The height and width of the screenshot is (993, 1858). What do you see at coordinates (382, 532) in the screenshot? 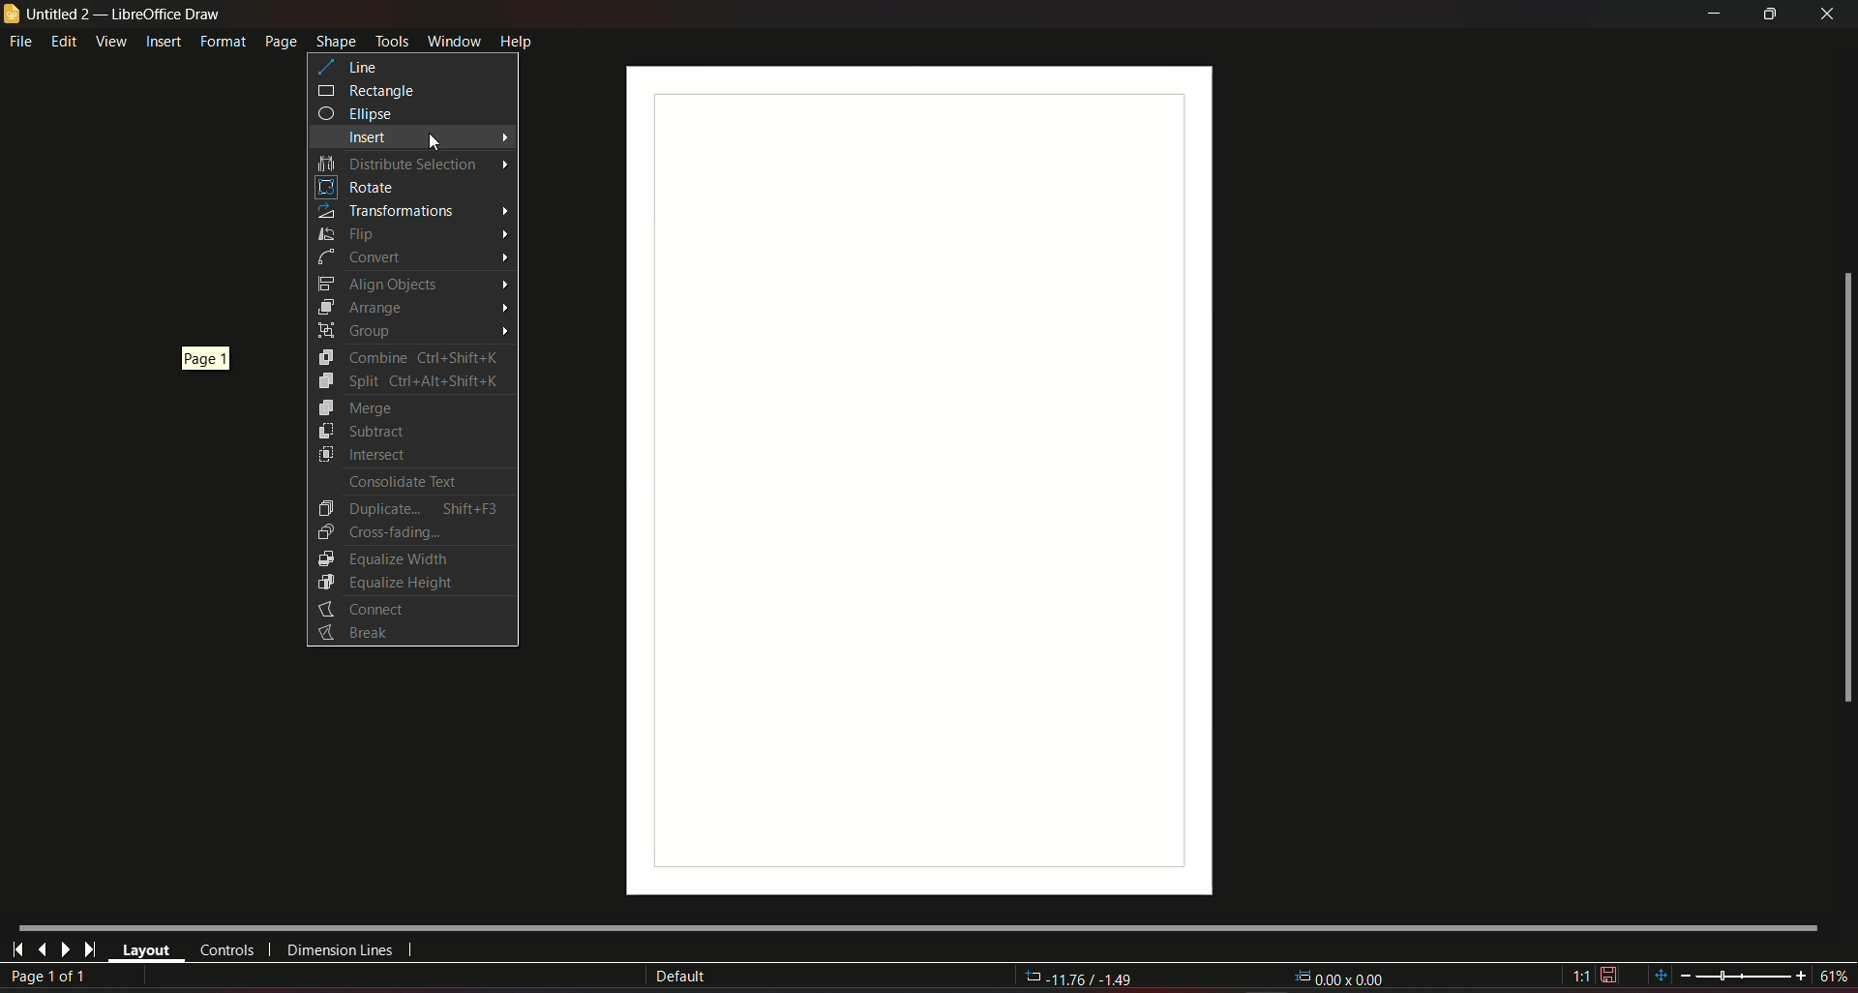
I see `Cross-Fading` at bounding box center [382, 532].